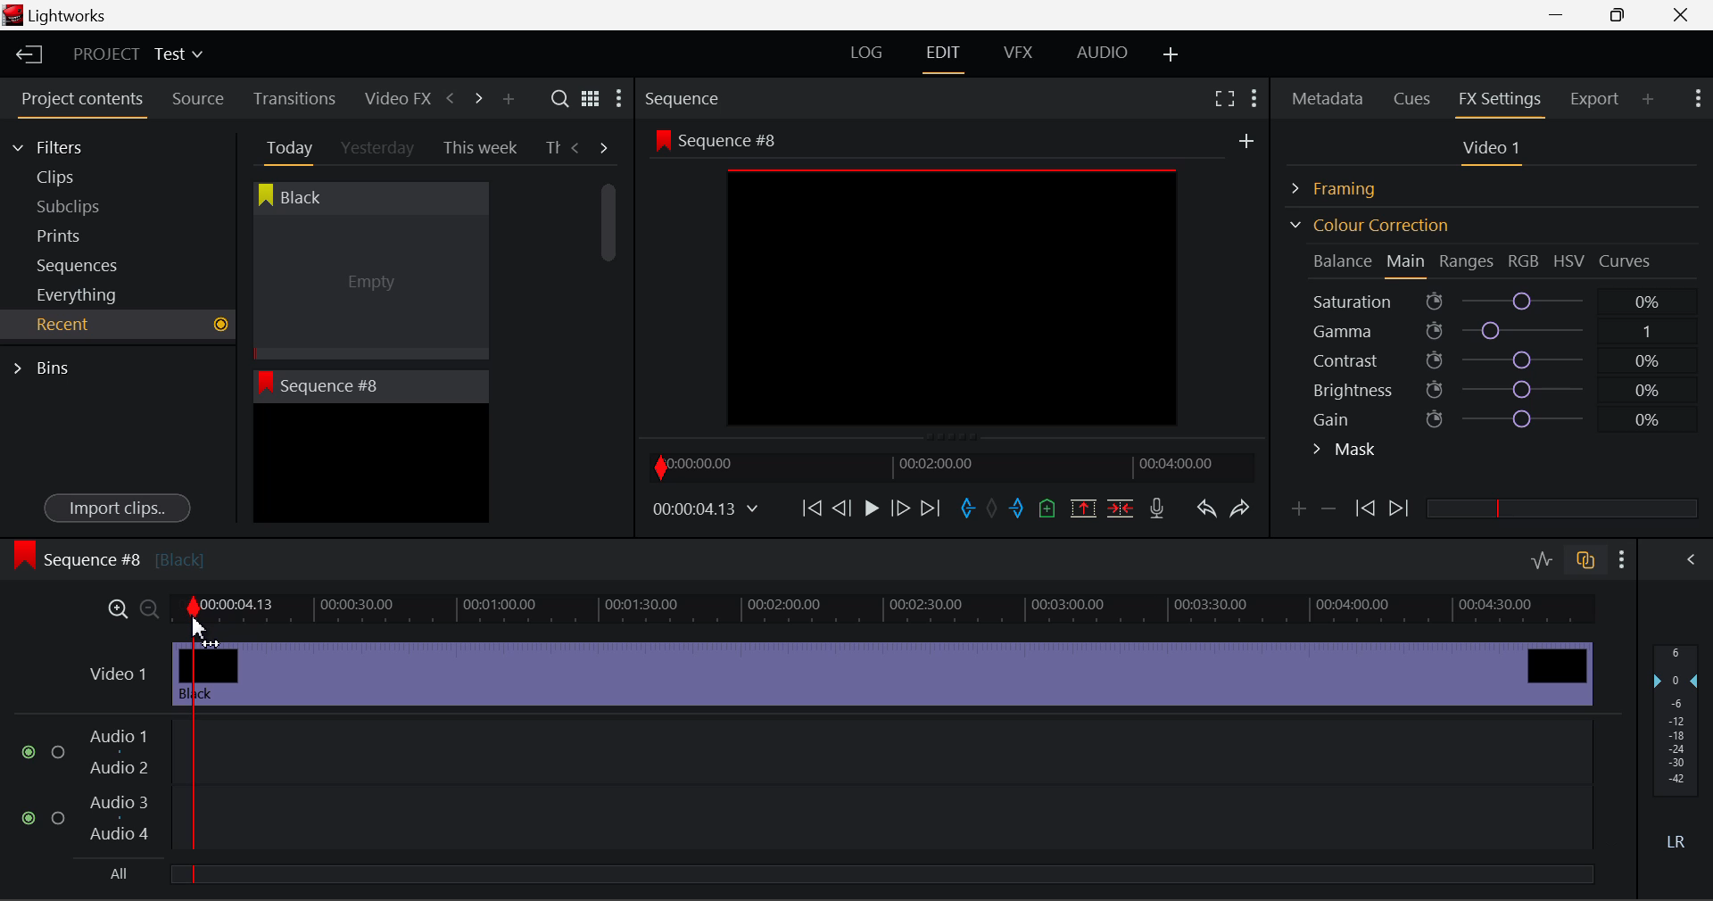  What do you see at coordinates (552, 148) in the screenshot?
I see `Th` at bounding box center [552, 148].